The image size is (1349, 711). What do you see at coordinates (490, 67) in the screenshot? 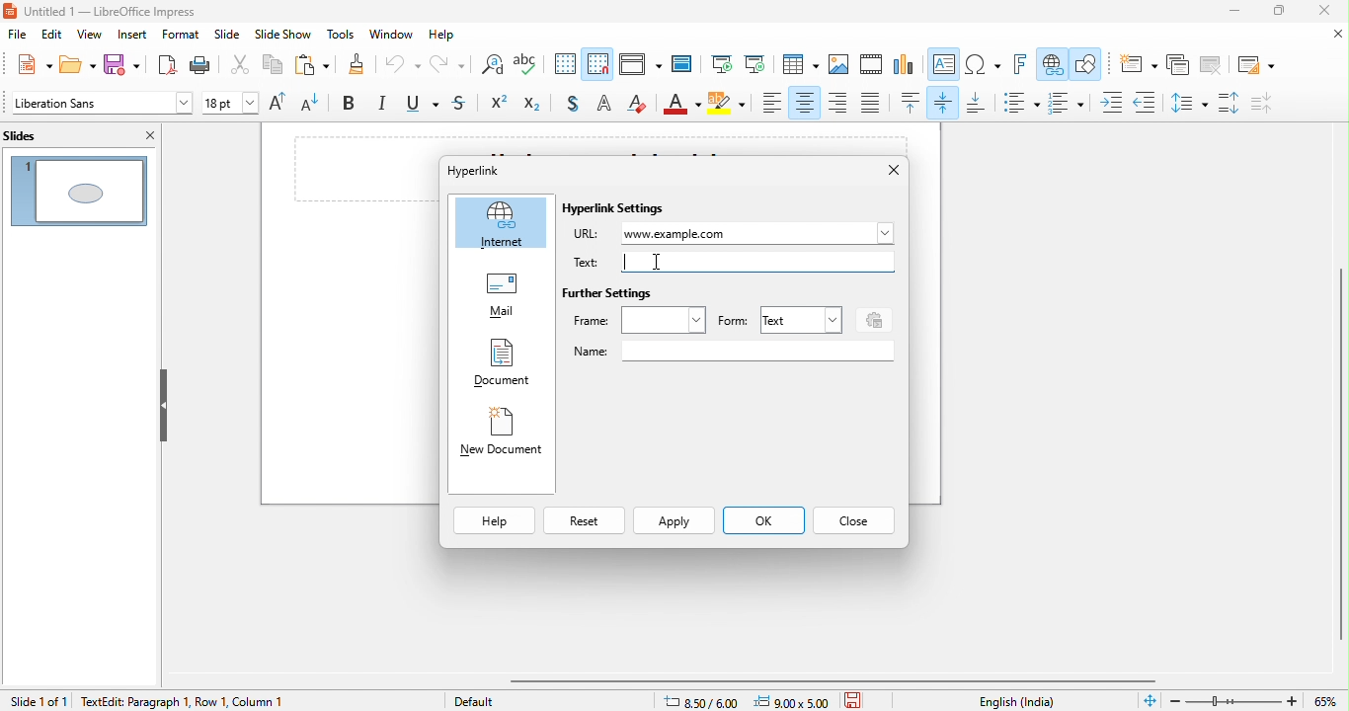
I see `find and replace` at bounding box center [490, 67].